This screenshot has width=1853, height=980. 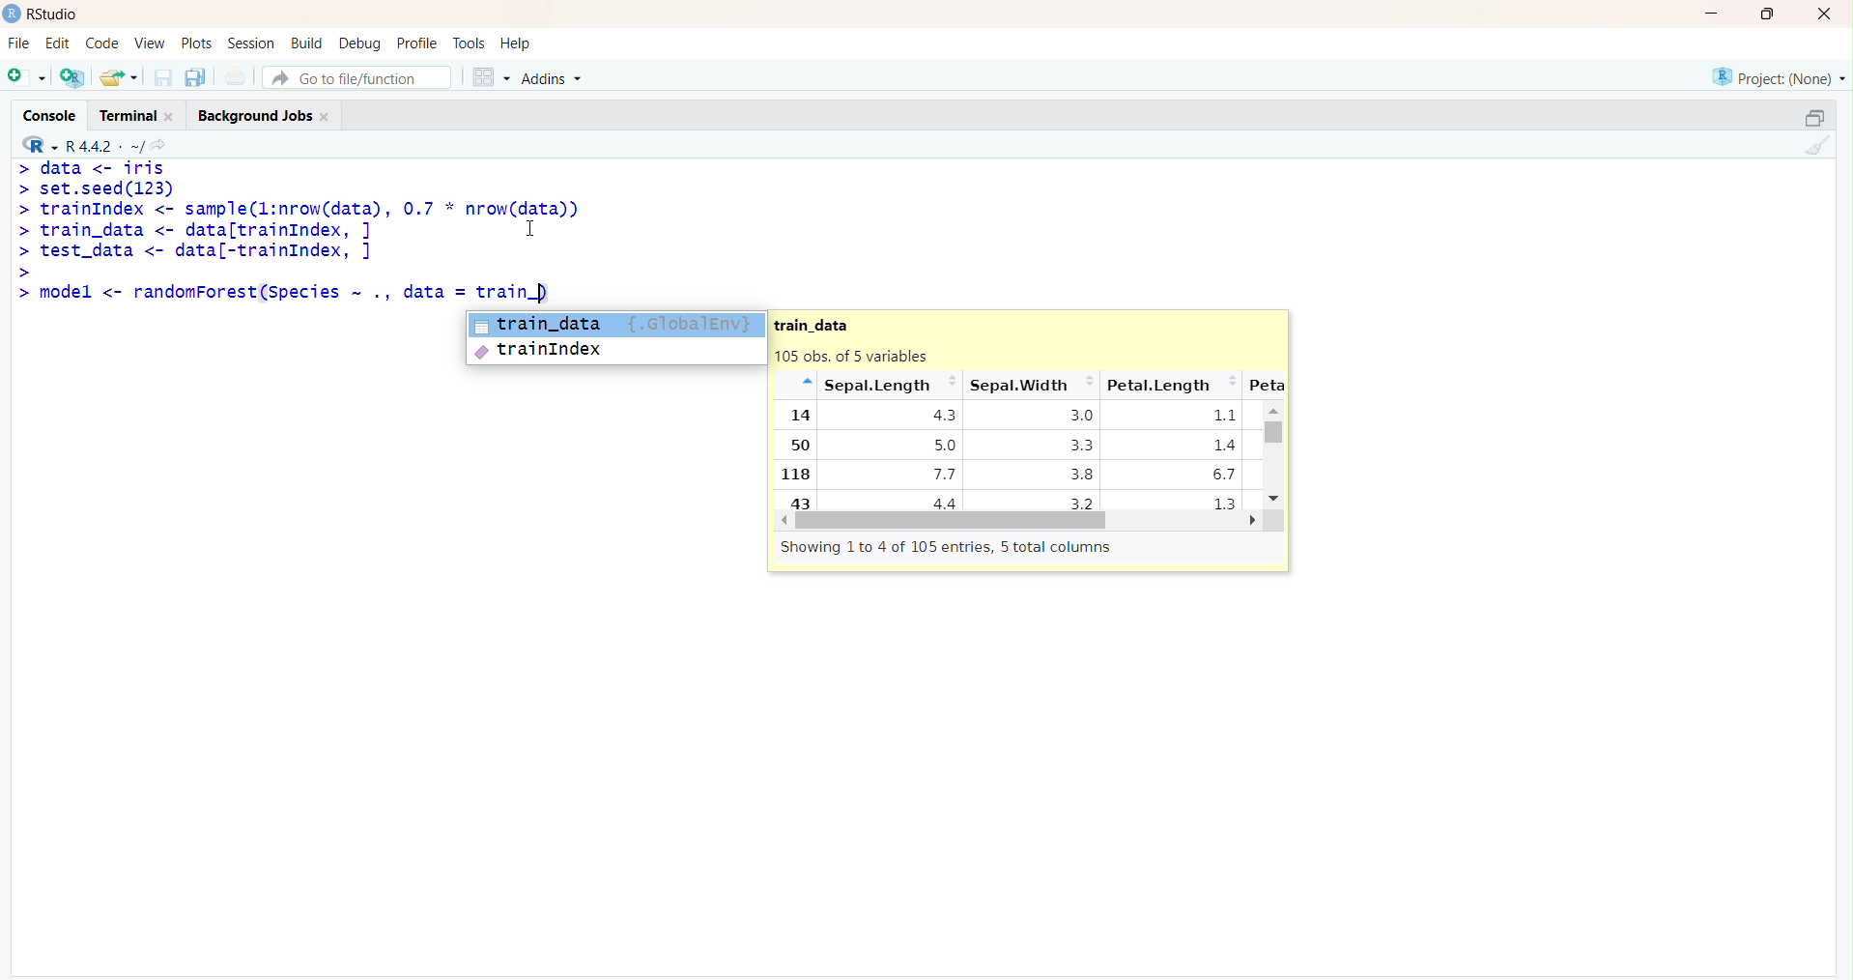 I want to click on Help, so click(x=517, y=44).